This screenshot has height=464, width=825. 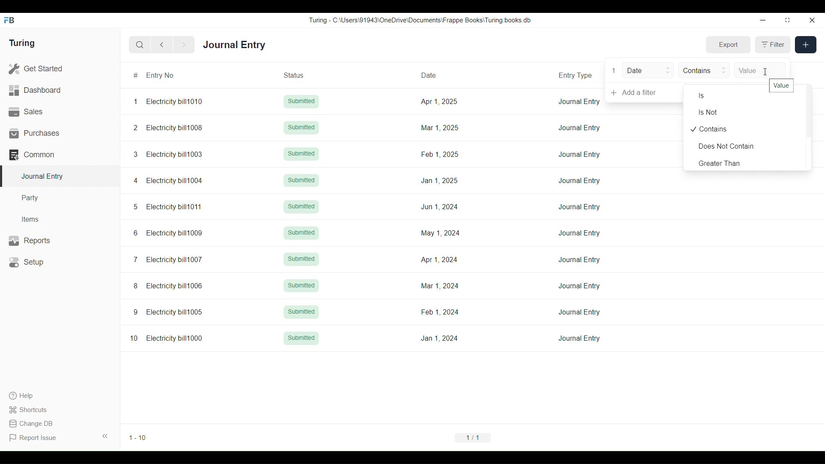 I want to click on Journal Entry, so click(x=579, y=180).